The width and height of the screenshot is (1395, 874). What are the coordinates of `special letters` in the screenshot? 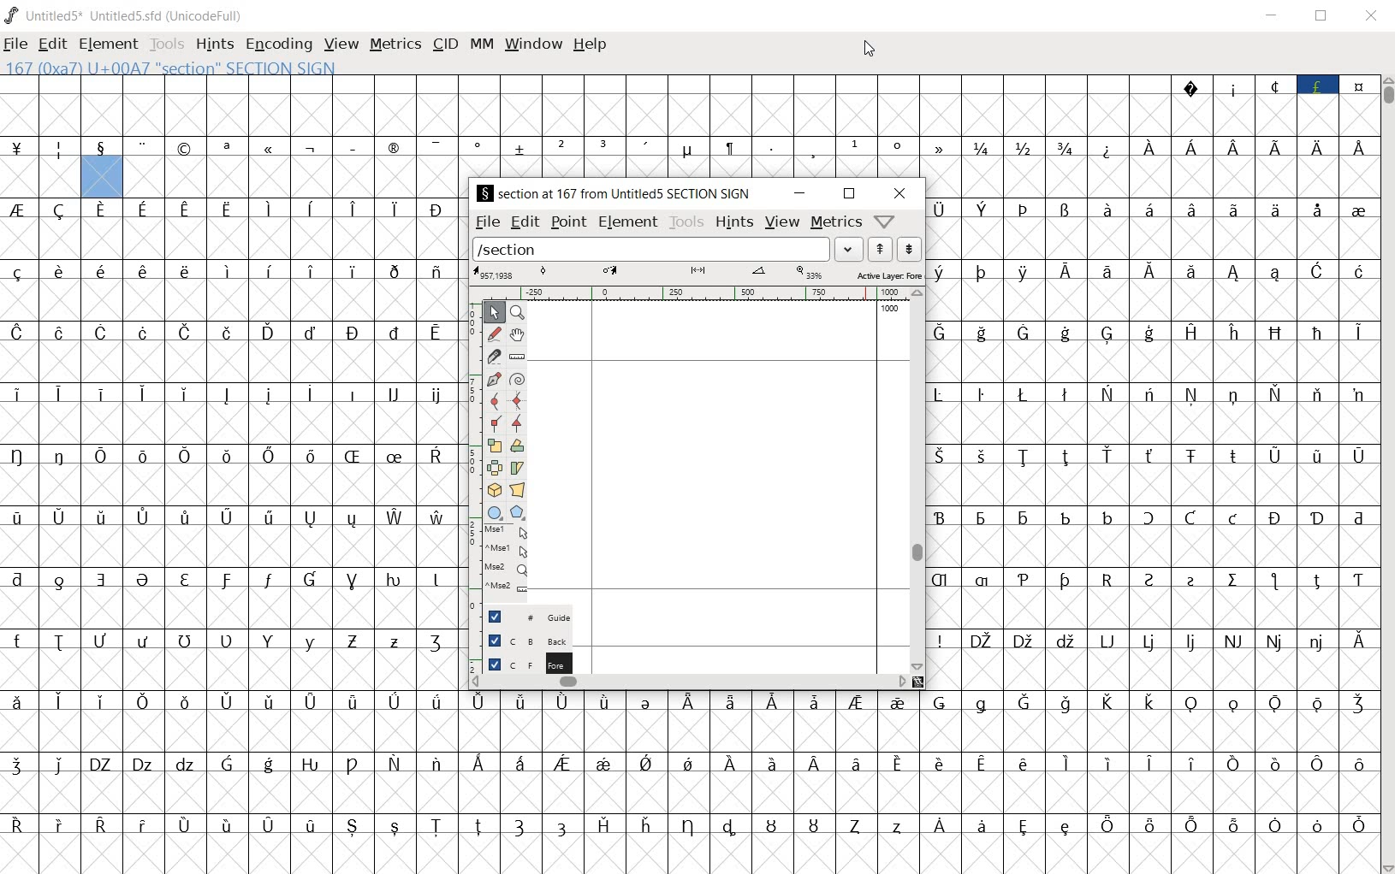 It's located at (232, 457).